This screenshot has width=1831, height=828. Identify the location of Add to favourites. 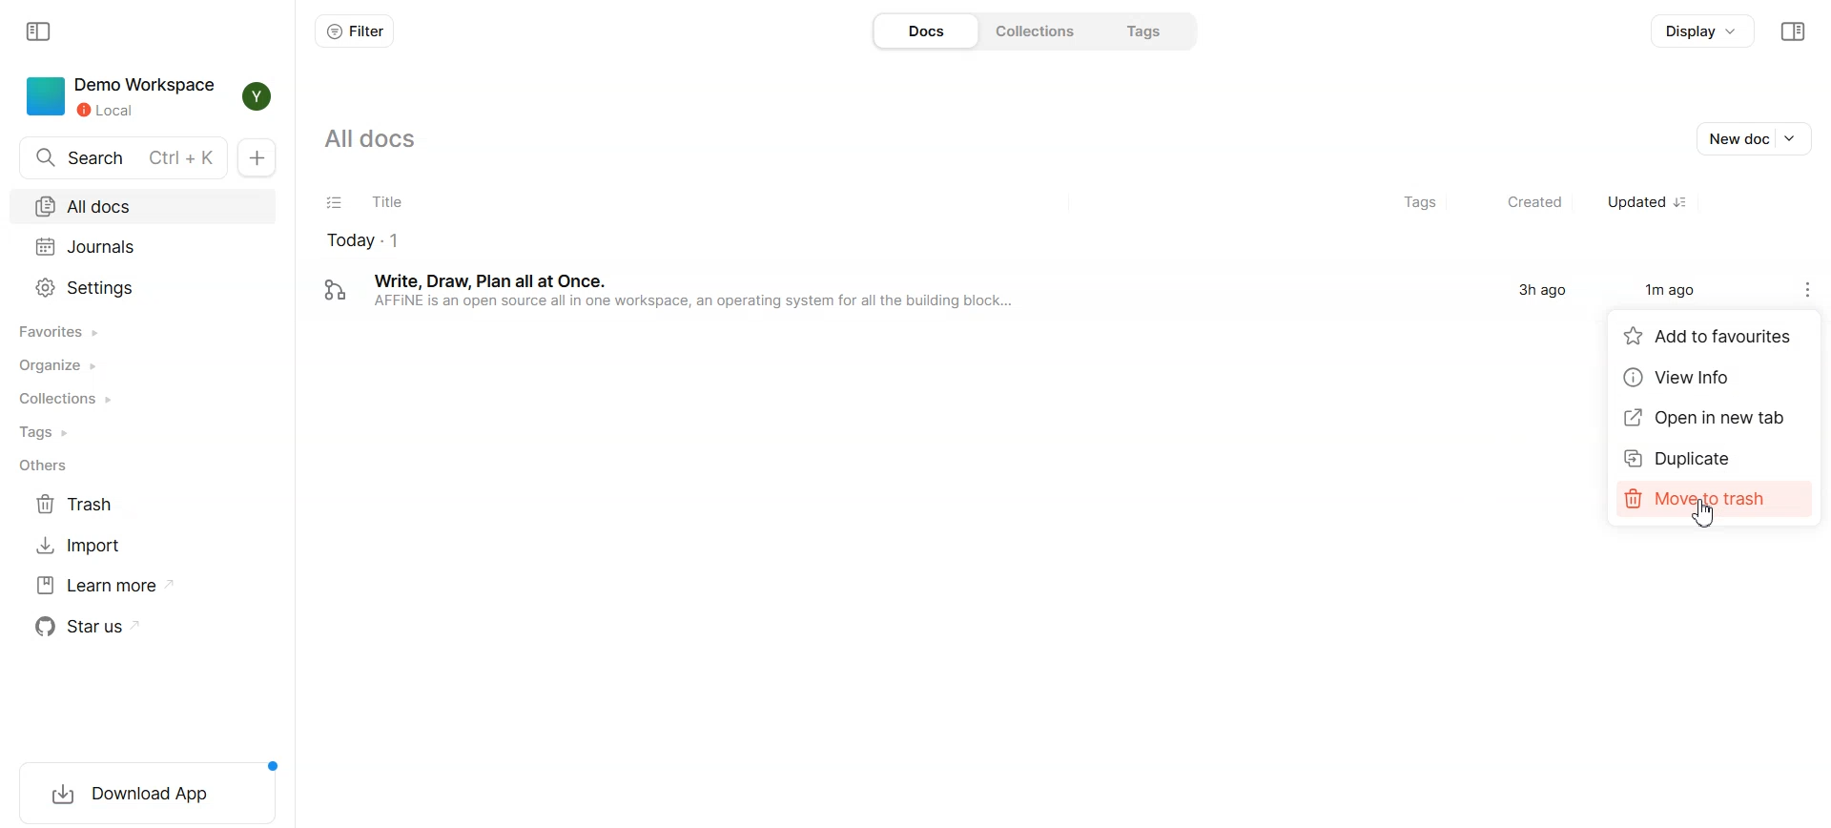
(1714, 335).